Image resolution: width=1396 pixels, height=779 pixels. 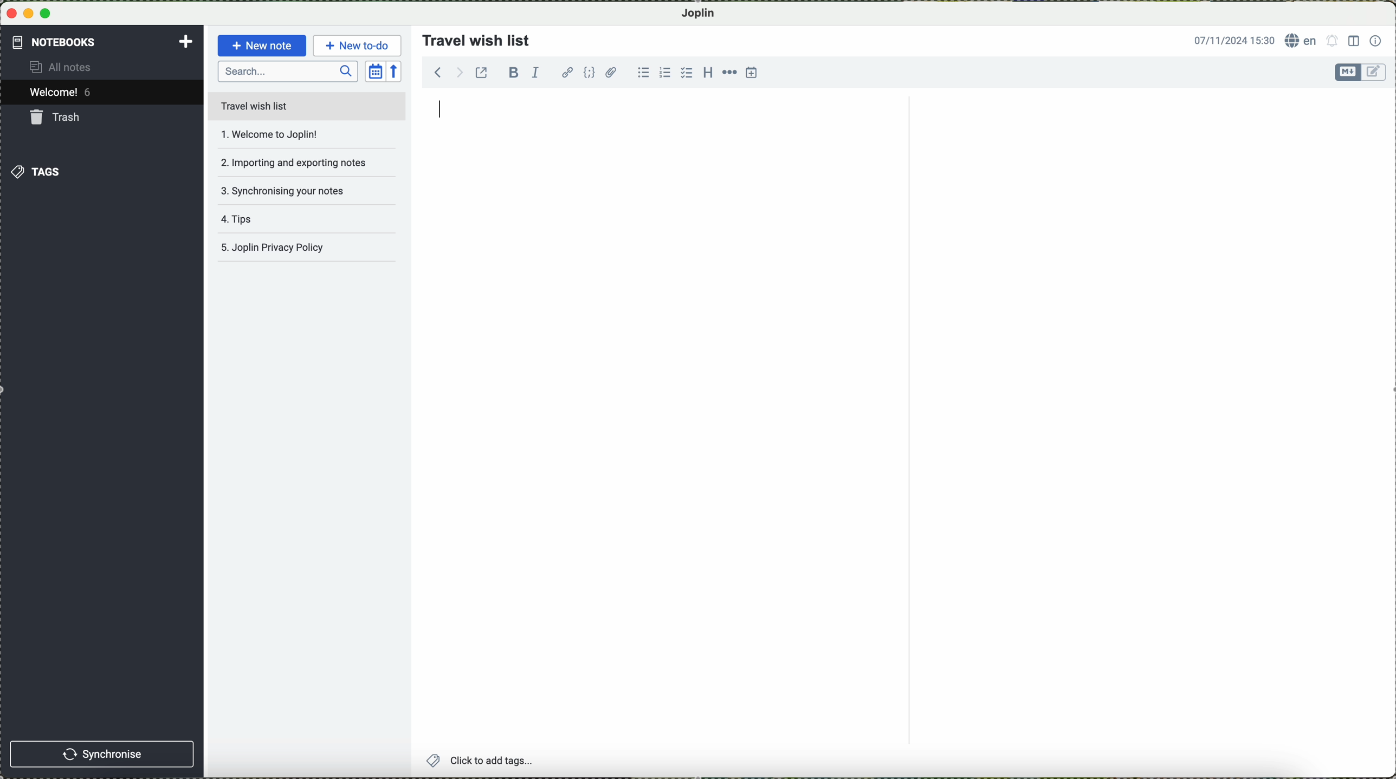 What do you see at coordinates (104, 754) in the screenshot?
I see `synchronise button` at bounding box center [104, 754].